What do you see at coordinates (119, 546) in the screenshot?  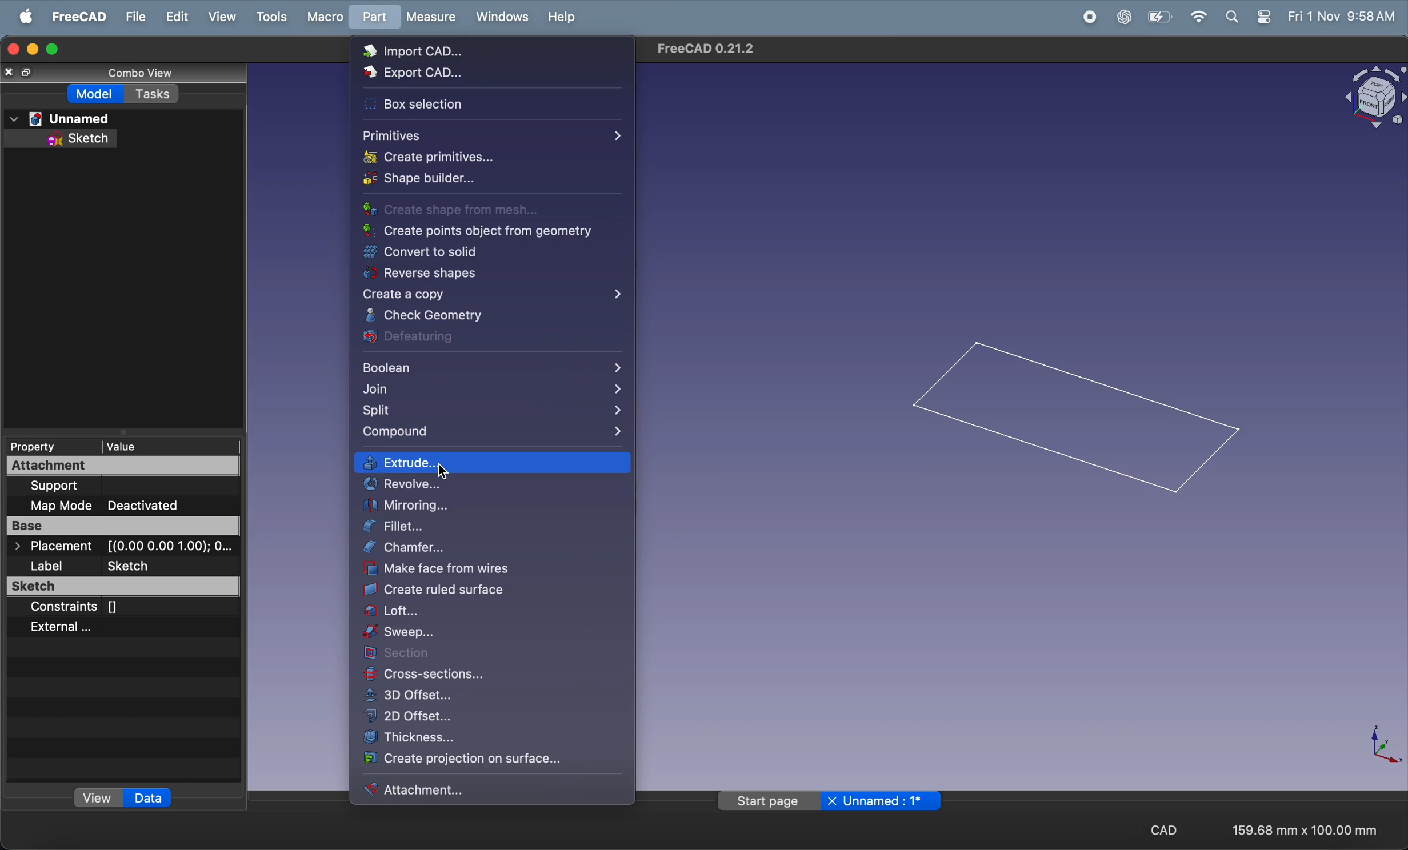 I see `placement` at bounding box center [119, 546].